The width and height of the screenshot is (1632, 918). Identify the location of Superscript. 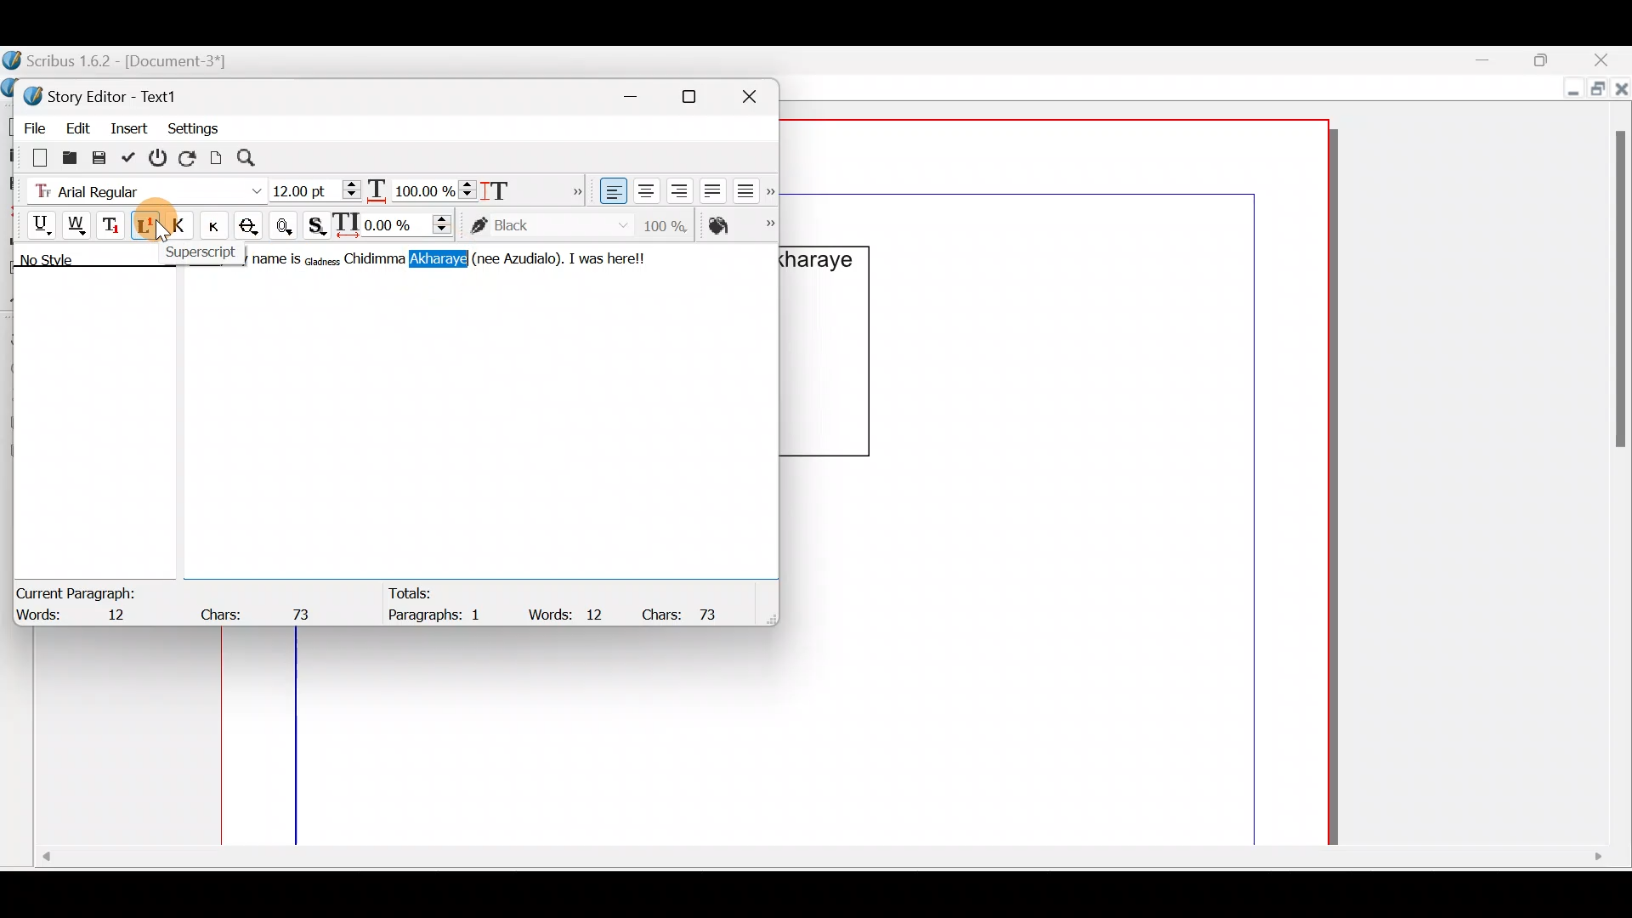
(200, 251).